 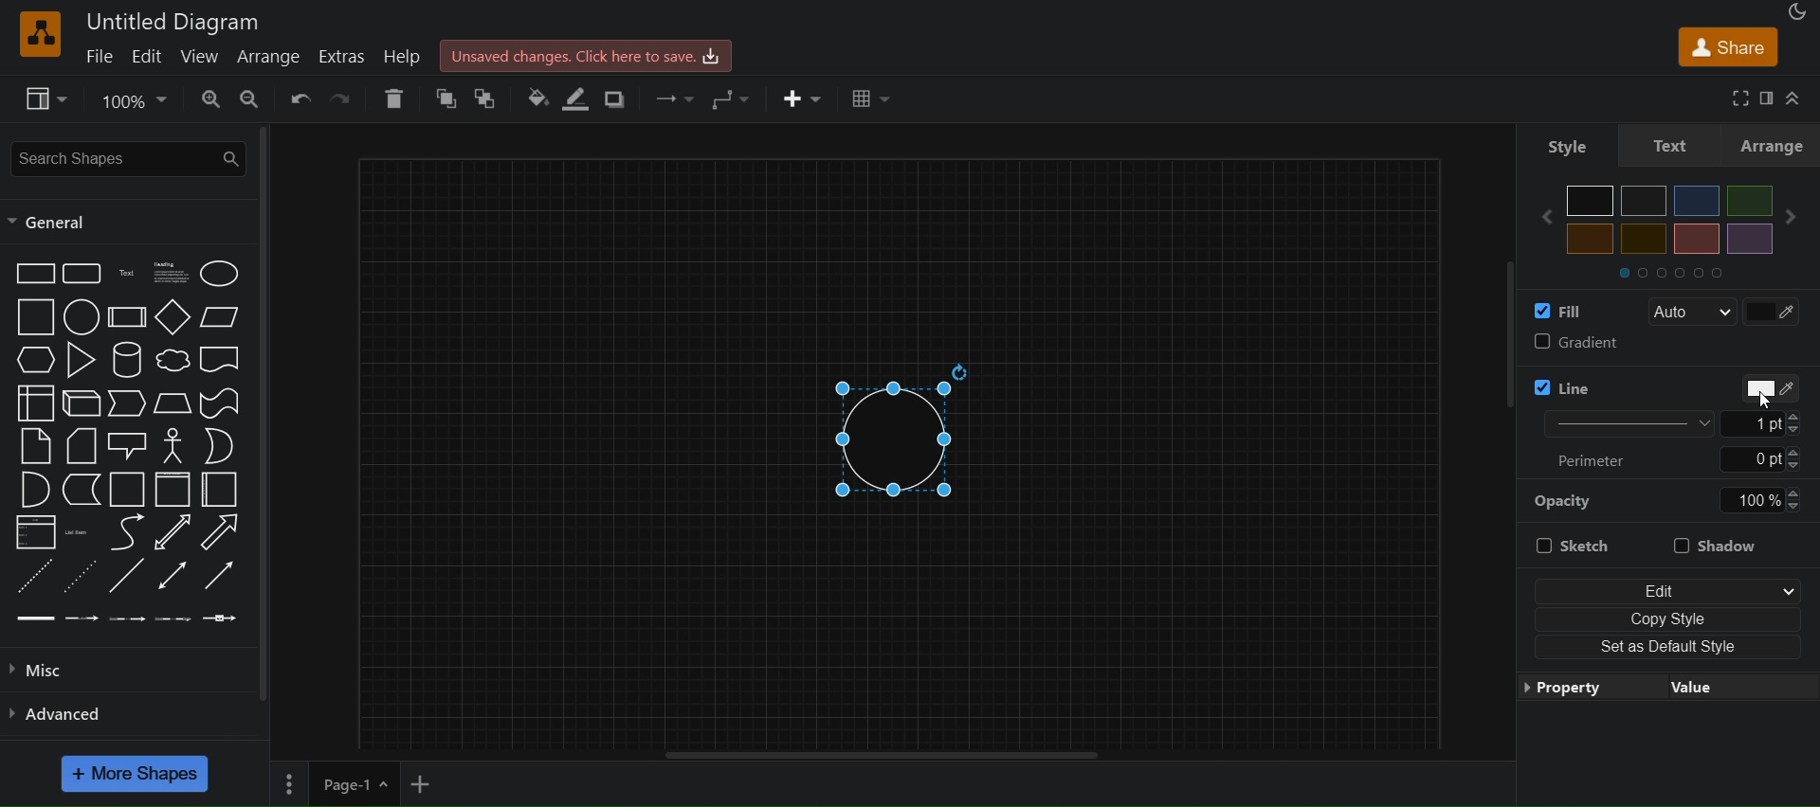 What do you see at coordinates (1591, 239) in the screenshot?
I see `yellow color` at bounding box center [1591, 239].